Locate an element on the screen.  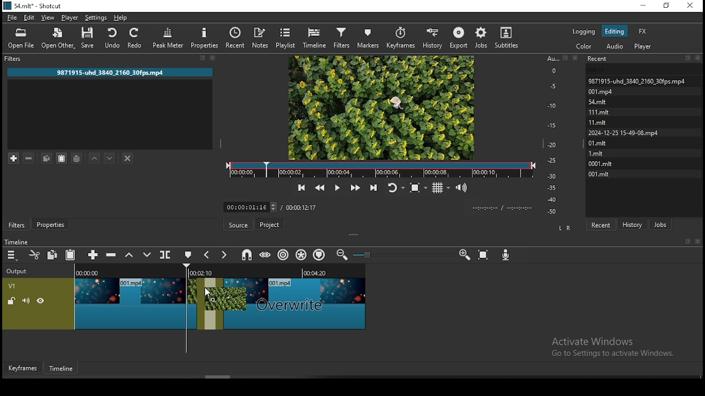
keyframes is located at coordinates (403, 38).